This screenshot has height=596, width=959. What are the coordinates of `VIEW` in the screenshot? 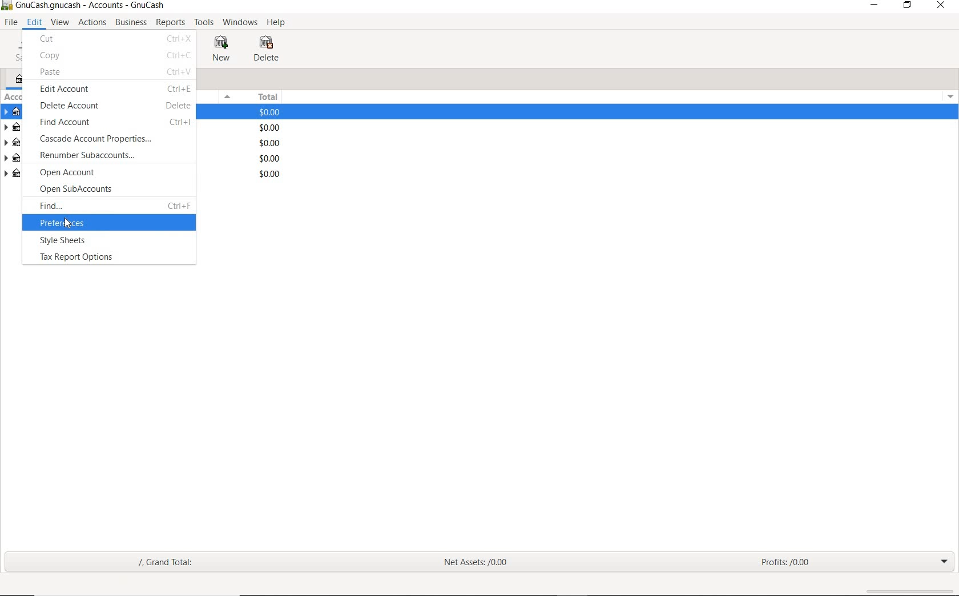 It's located at (60, 21).